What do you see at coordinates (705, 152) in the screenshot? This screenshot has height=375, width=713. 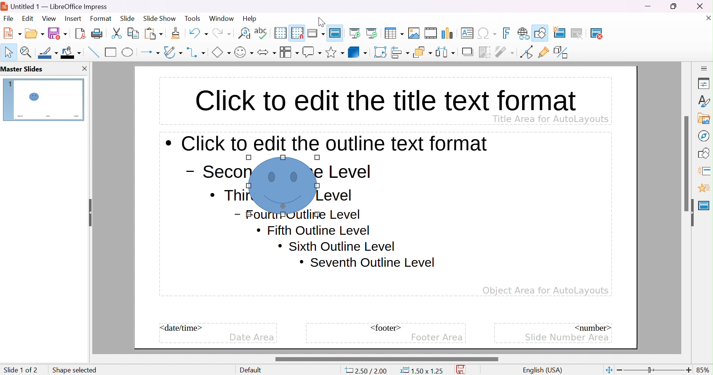 I see `shapes` at bounding box center [705, 152].